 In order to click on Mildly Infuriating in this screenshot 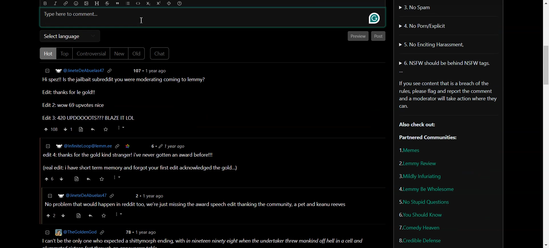, I will do `click(427, 177)`.